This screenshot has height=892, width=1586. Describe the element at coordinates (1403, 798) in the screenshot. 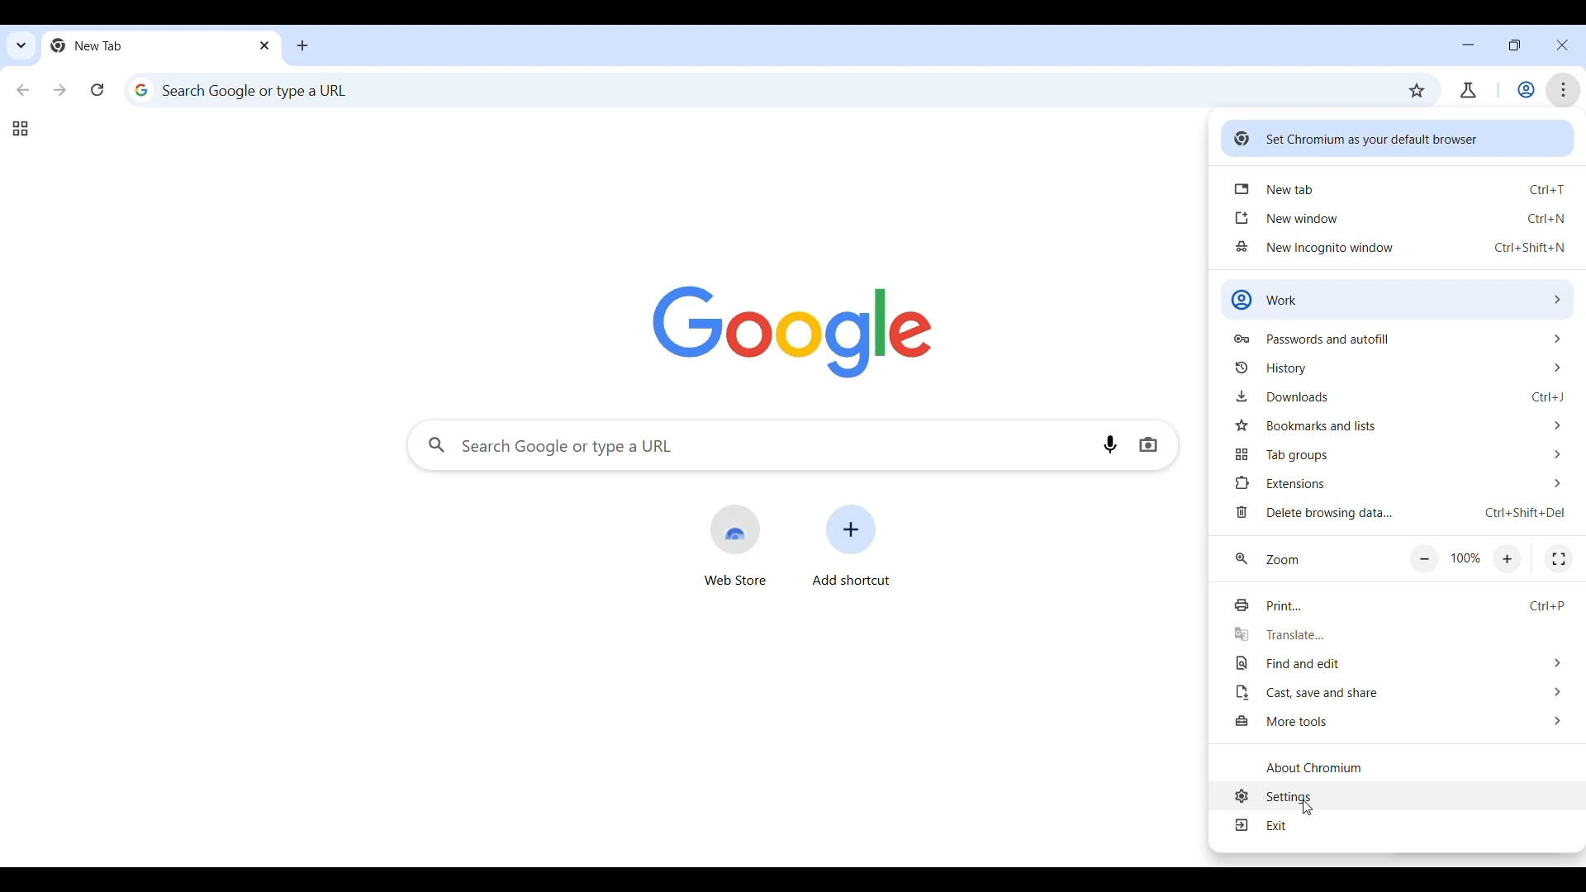

I see `Settings ` at that location.